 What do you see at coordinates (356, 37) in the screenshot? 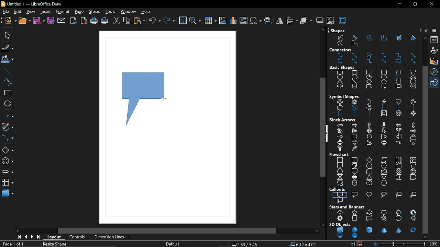
I see `curve` at bounding box center [356, 37].